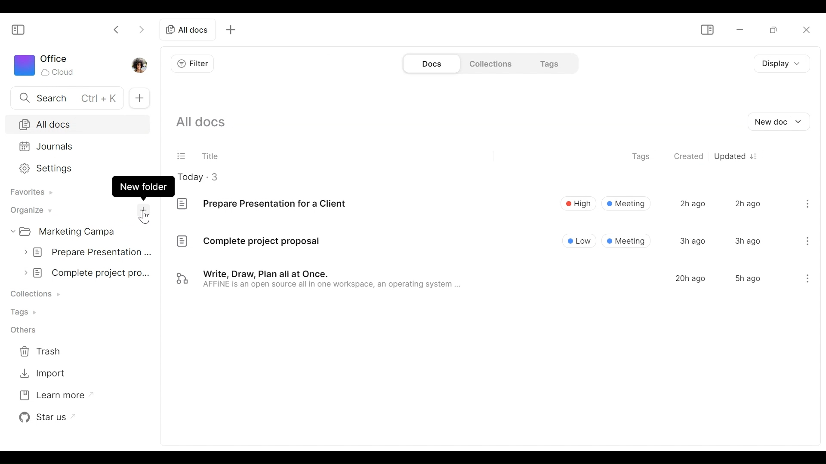  Describe the element at coordinates (210, 154) in the screenshot. I see `Title` at that location.